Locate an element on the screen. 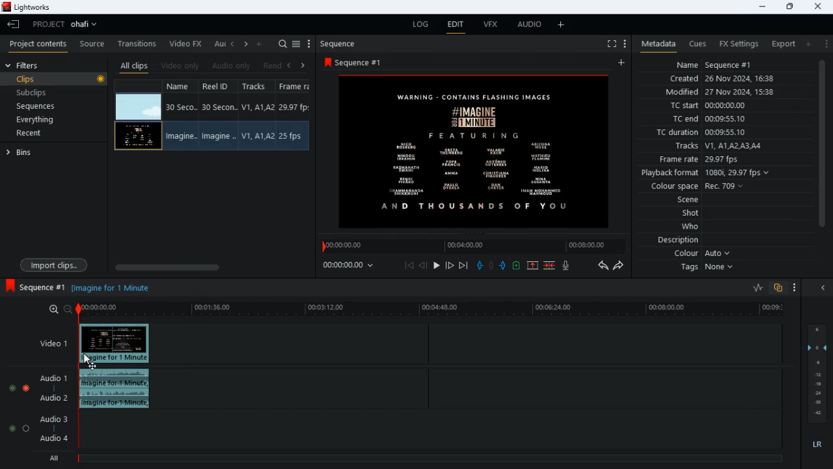 This screenshot has height=469, width=833. all timeline track is located at coordinates (433, 455).